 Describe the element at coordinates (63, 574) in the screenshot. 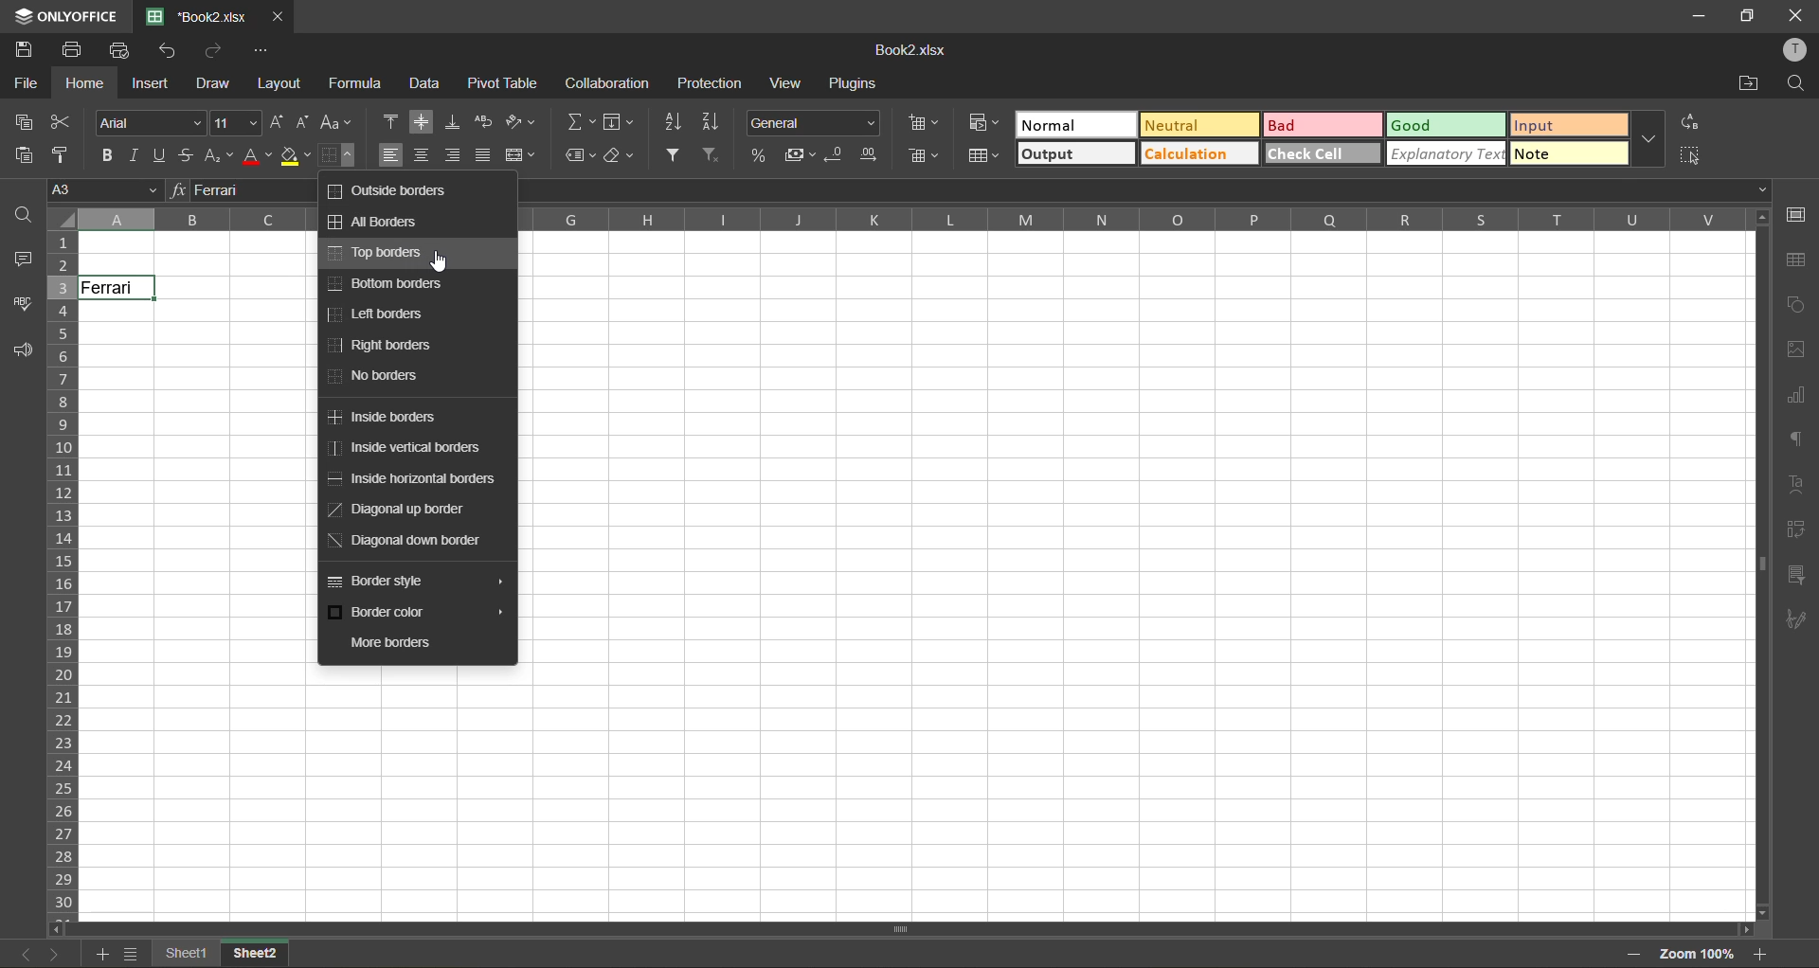

I see `row numbers` at that location.